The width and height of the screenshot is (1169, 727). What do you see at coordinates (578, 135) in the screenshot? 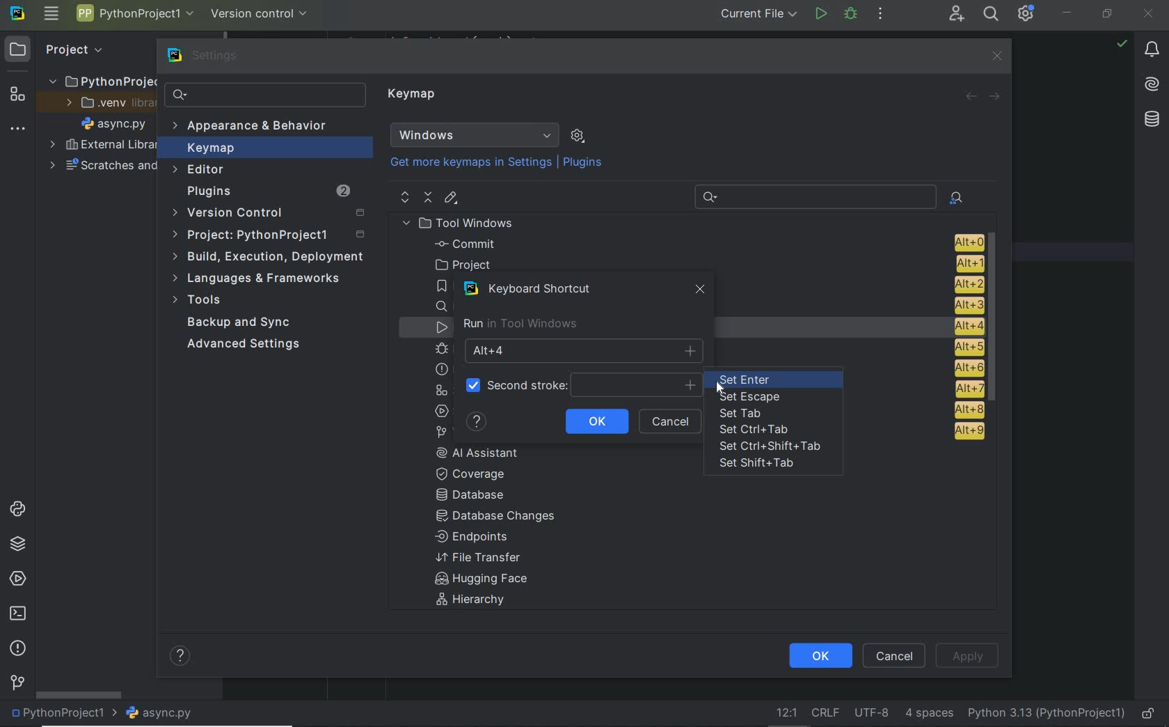
I see `show scheme actions` at bounding box center [578, 135].